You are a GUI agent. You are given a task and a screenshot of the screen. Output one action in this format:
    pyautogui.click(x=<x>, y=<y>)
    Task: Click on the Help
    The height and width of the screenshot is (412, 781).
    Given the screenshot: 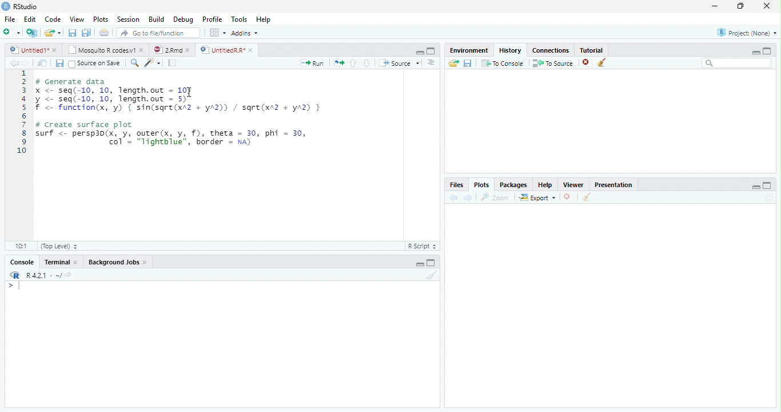 What is the action you would take?
    pyautogui.click(x=263, y=19)
    